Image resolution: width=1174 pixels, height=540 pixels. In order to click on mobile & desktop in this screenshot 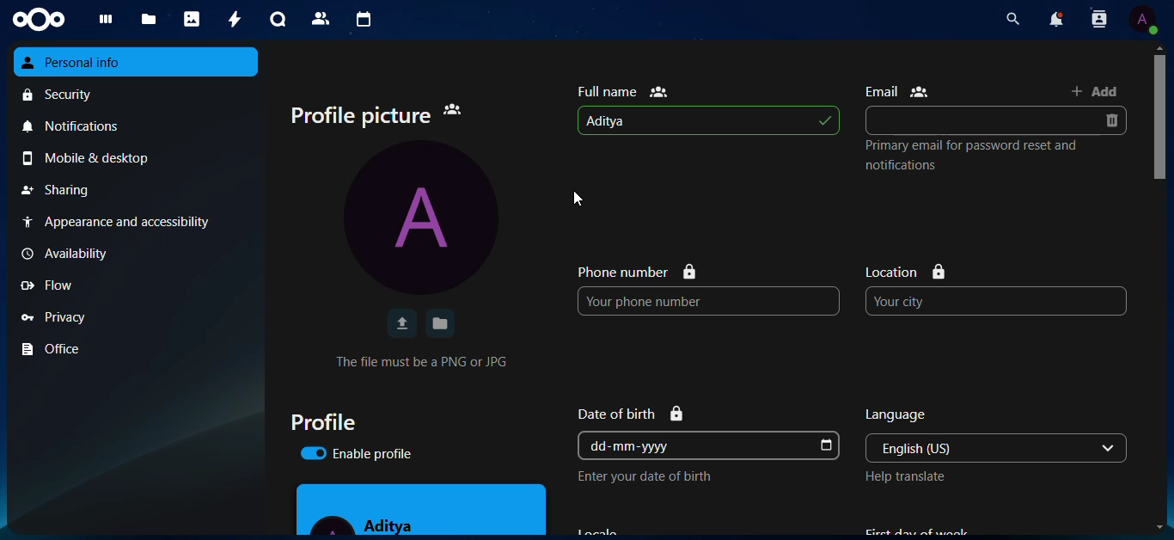, I will do `click(138, 158)`.